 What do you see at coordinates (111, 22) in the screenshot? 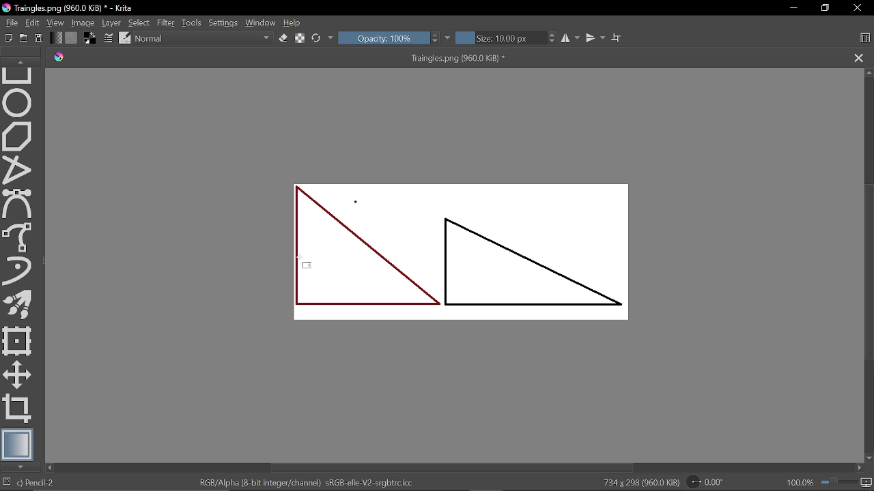
I see `Layer` at bounding box center [111, 22].